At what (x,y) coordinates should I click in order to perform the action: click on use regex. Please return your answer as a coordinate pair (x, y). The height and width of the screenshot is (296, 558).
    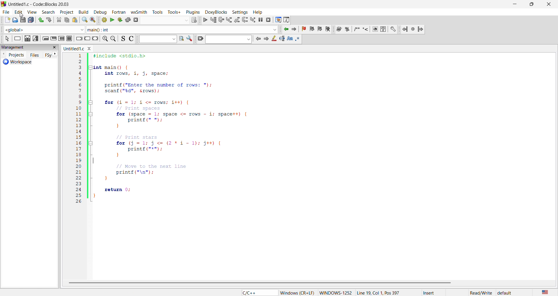
    Looking at the image, I should click on (300, 39).